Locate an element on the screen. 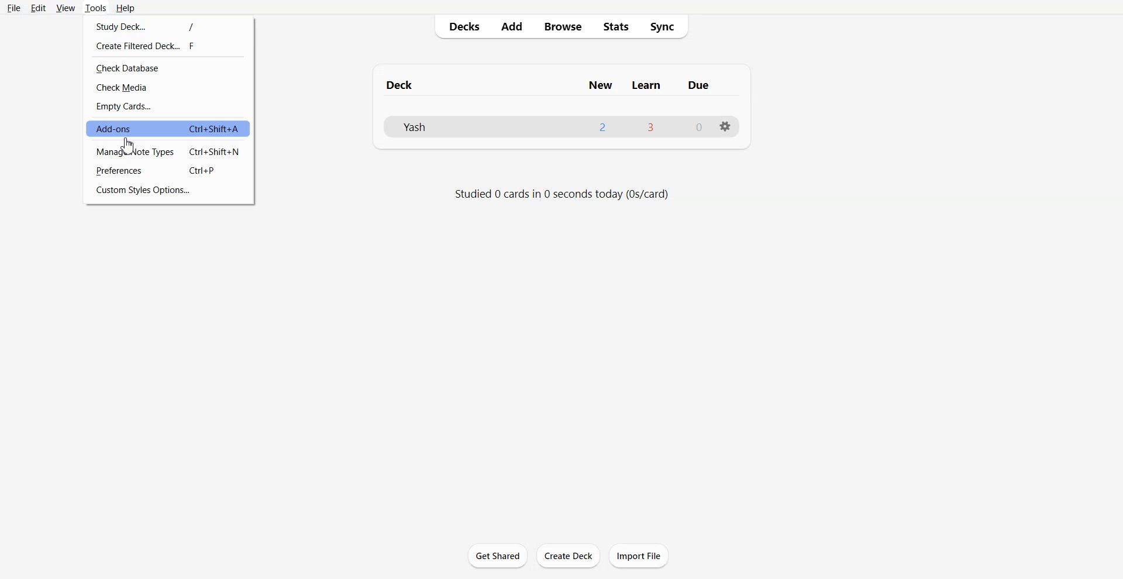 The height and width of the screenshot is (579, 1123). Yash is located at coordinates (413, 126).